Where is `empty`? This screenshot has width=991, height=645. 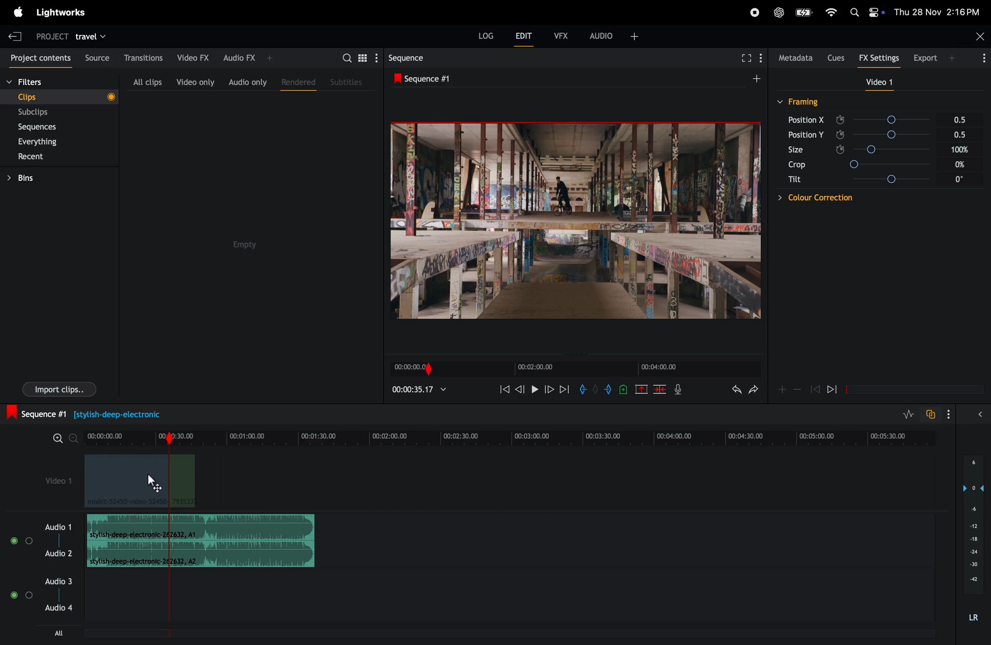
empty is located at coordinates (247, 245).